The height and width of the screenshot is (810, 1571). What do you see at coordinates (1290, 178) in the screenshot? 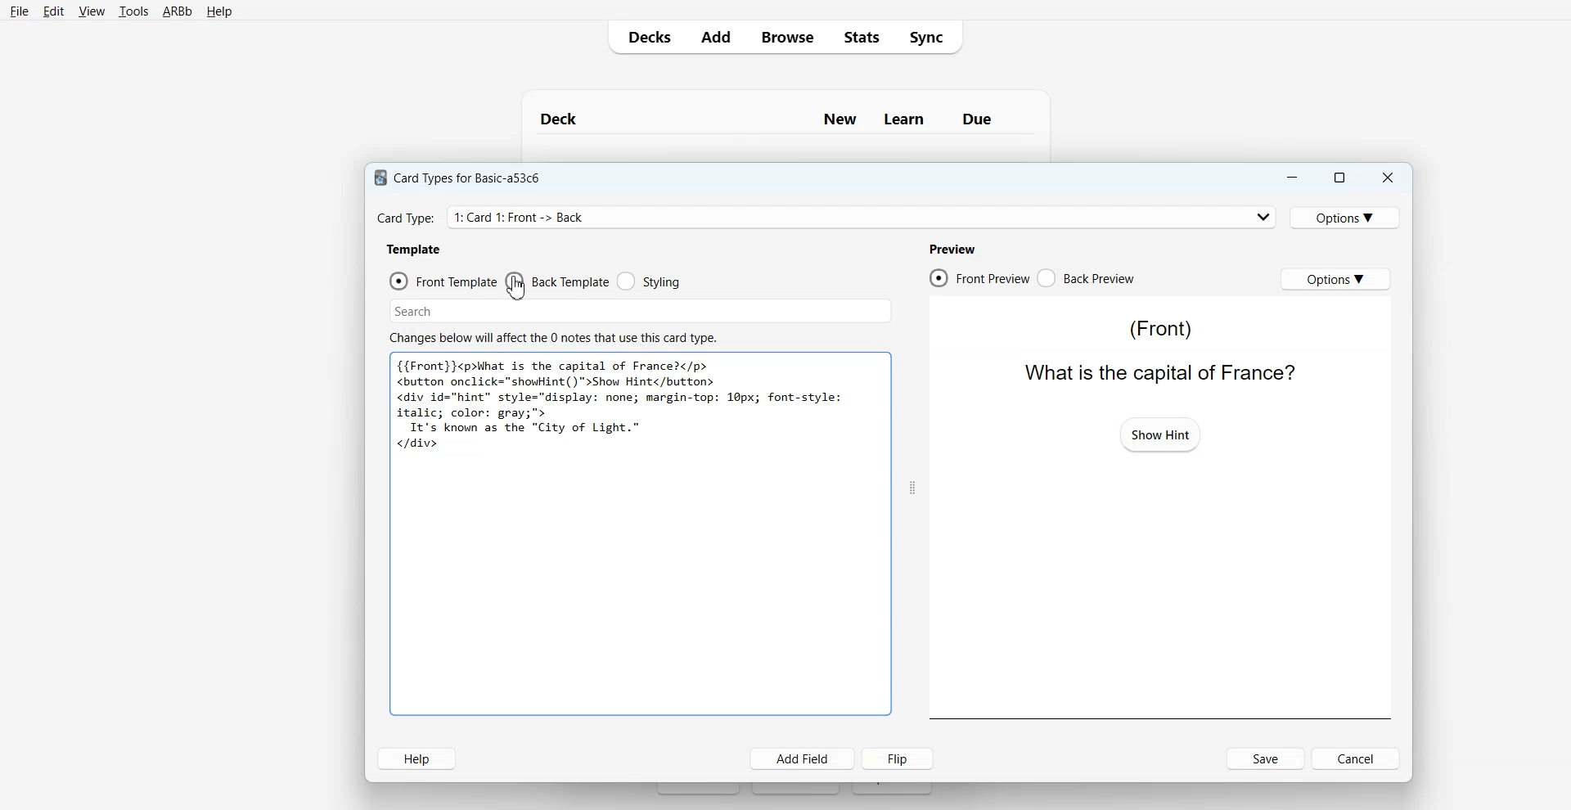
I see `Minimize` at bounding box center [1290, 178].